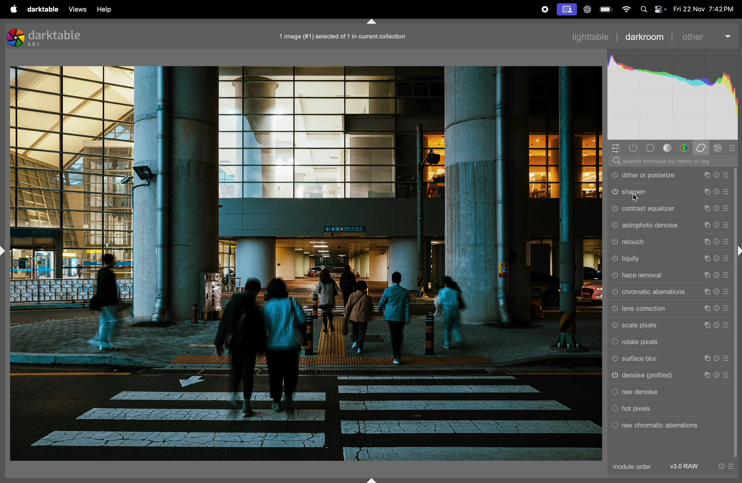  Describe the element at coordinates (669, 241) in the screenshot. I see `retouch` at that location.